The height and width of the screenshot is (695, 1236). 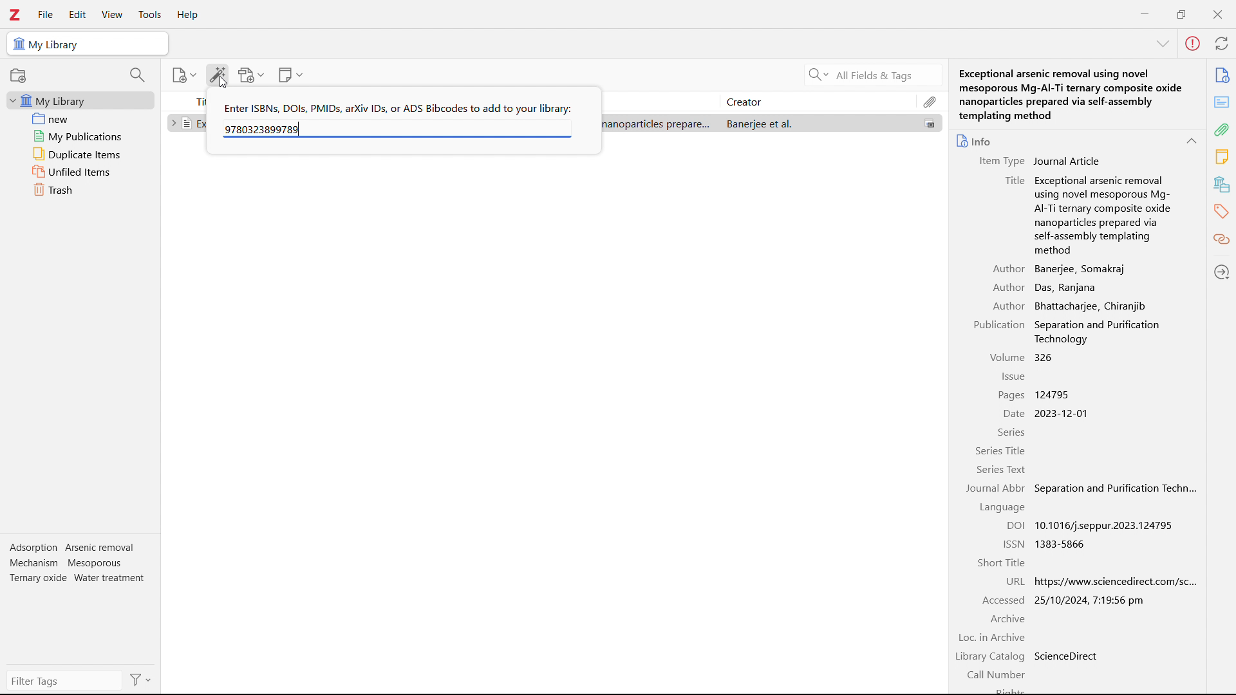 I want to click on Enter ISBNs, DOIs, PMIDs and ARXIV ids or ADS biocodes to add to your library, so click(x=397, y=107).